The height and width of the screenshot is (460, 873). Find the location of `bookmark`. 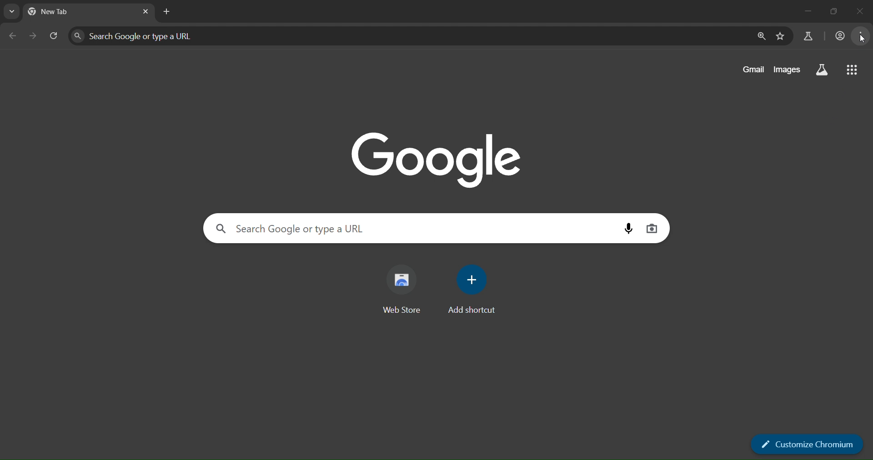

bookmark is located at coordinates (780, 36).